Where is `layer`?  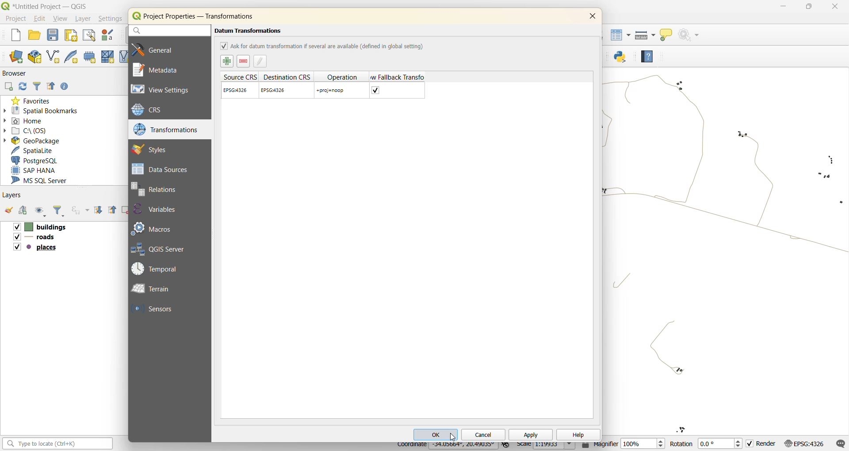
layer is located at coordinates (82, 19).